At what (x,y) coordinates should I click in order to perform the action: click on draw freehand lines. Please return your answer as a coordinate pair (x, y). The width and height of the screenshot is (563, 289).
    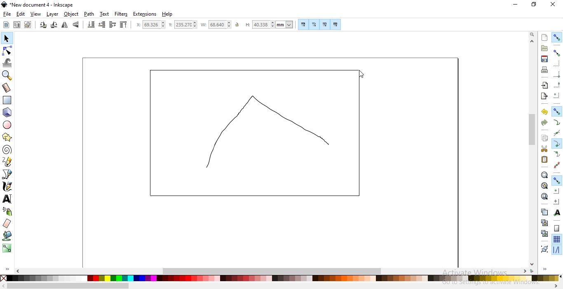
    Looking at the image, I should click on (7, 161).